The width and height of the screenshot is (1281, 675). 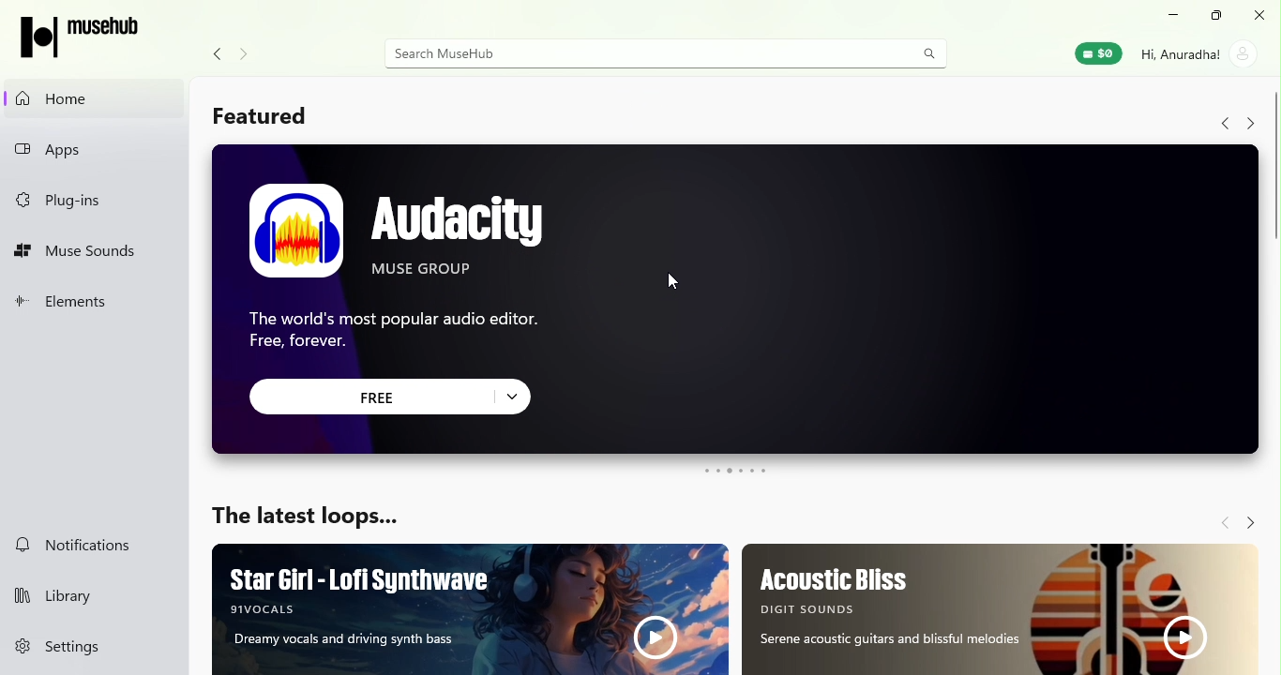 What do you see at coordinates (925, 54) in the screenshot?
I see `Search` at bounding box center [925, 54].